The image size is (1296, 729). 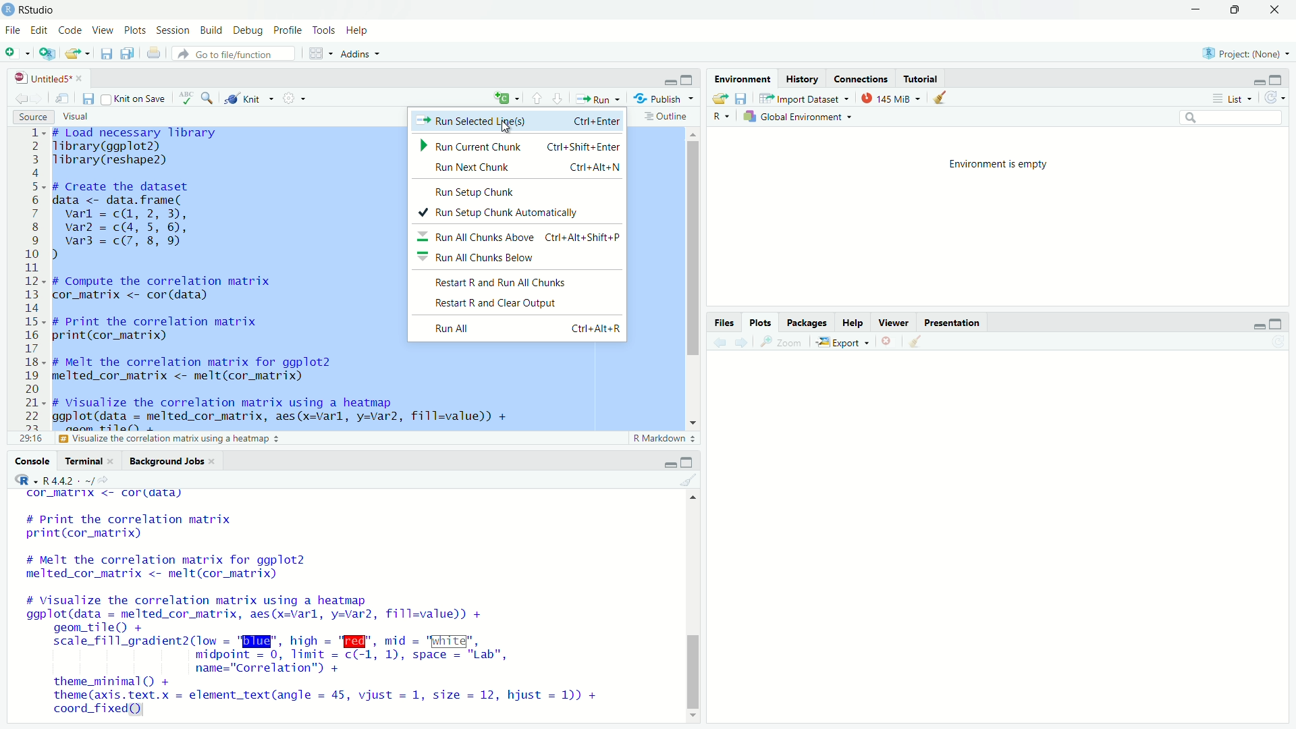 What do you see at coordinates (558, 97) in the screenshot?
I see `go to next section` at bounding box center [558, 97].